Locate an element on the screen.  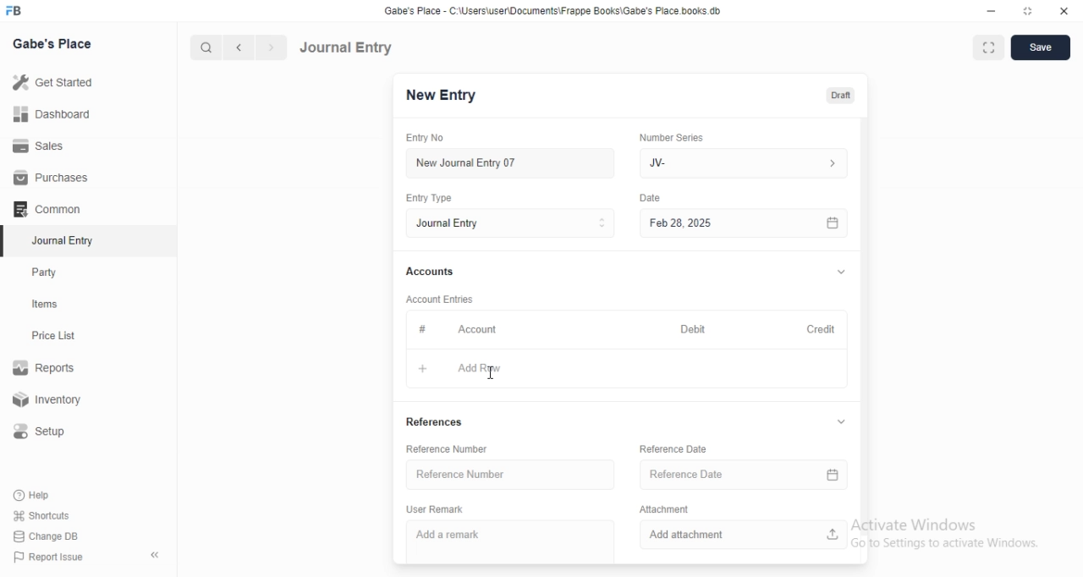
# Account is located at coordinates (454, 329).